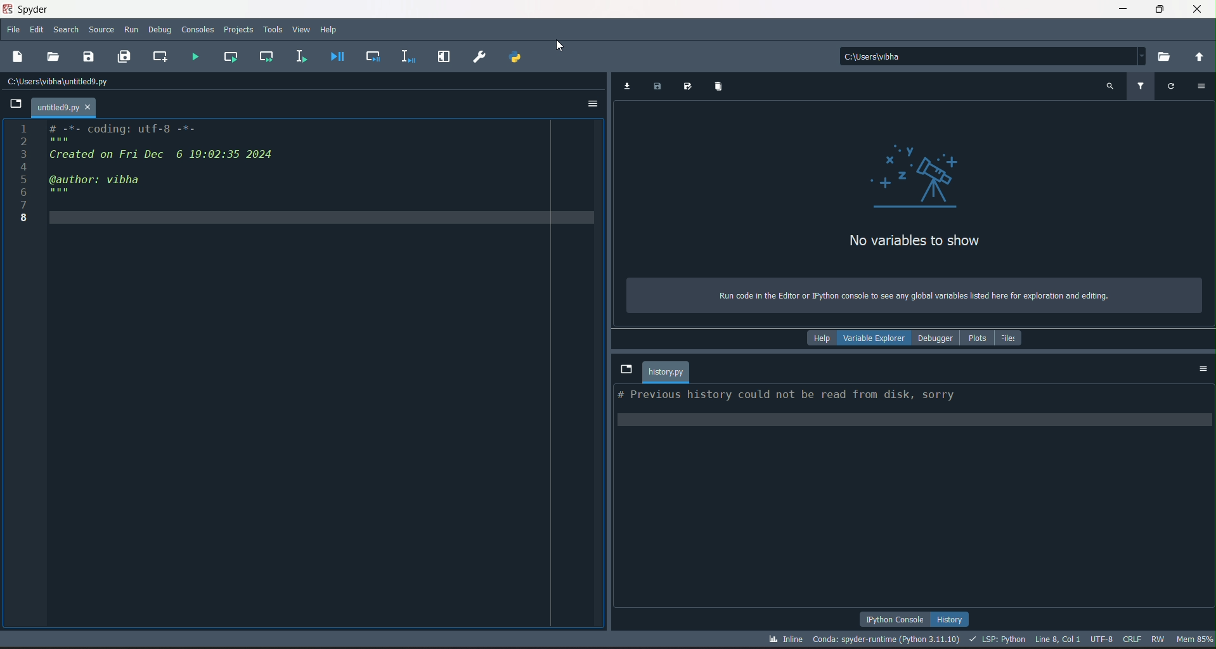 This screenshot has height=649, width=1216. I want to click on debugger, so click(936, 337).